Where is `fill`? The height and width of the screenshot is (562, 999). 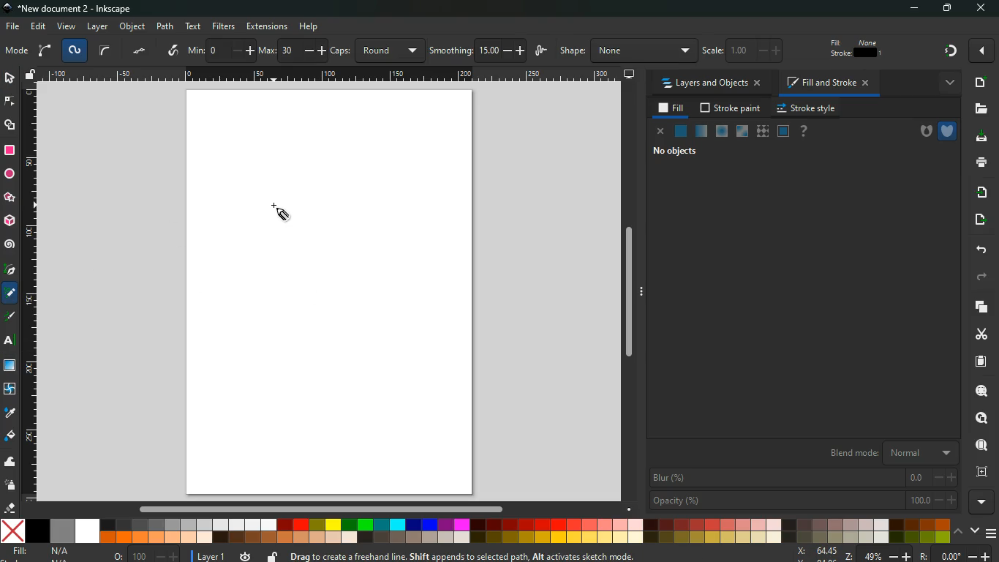 fill is located at coordinates (856, 48).